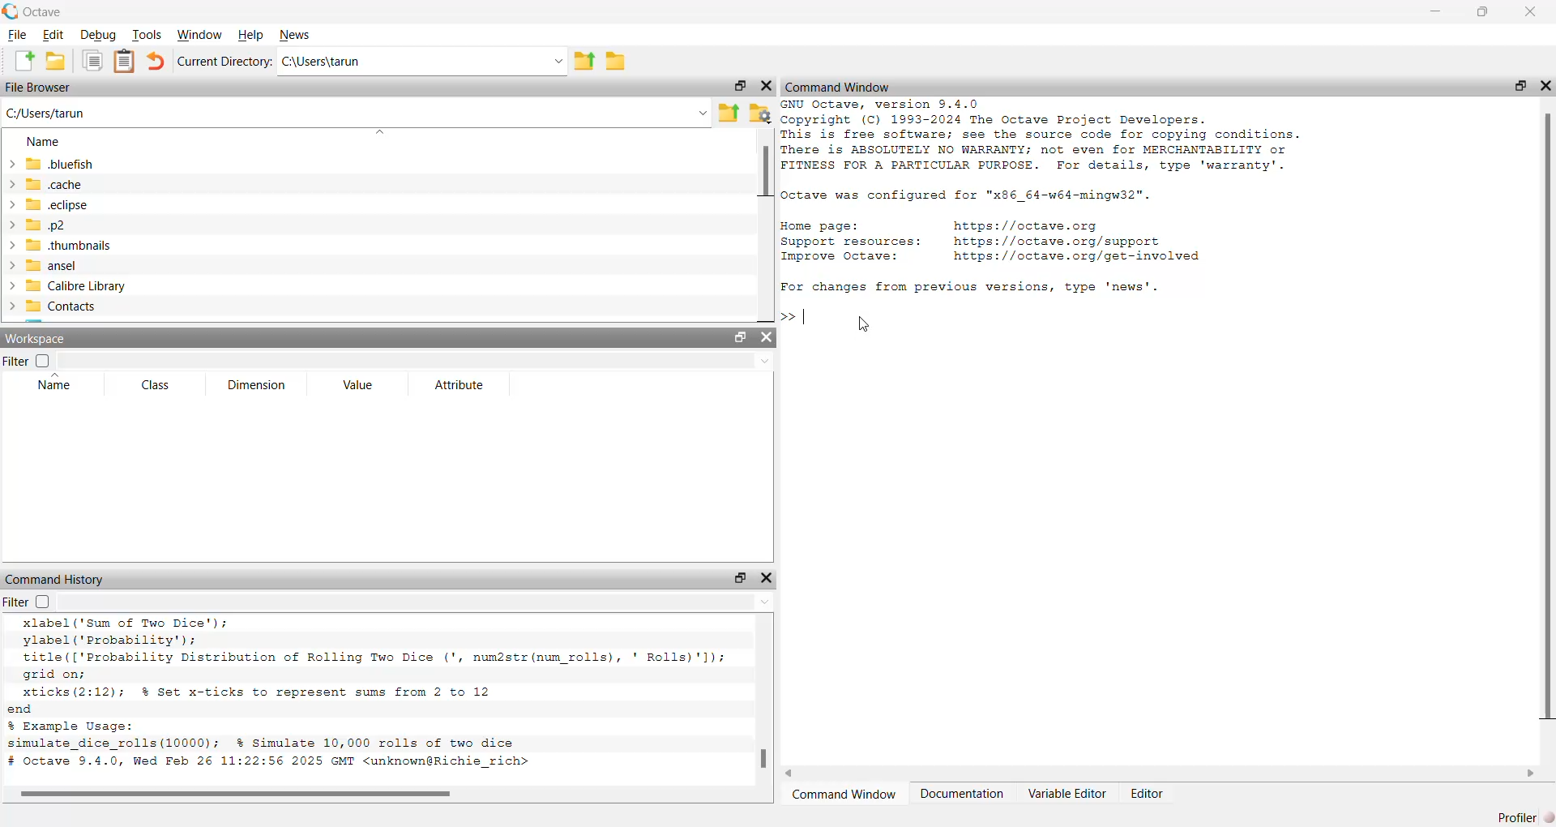 Image resolution: width=1556 pixels, height=827 pixels. I want to click on Scrollbar, so click(3098, 525).